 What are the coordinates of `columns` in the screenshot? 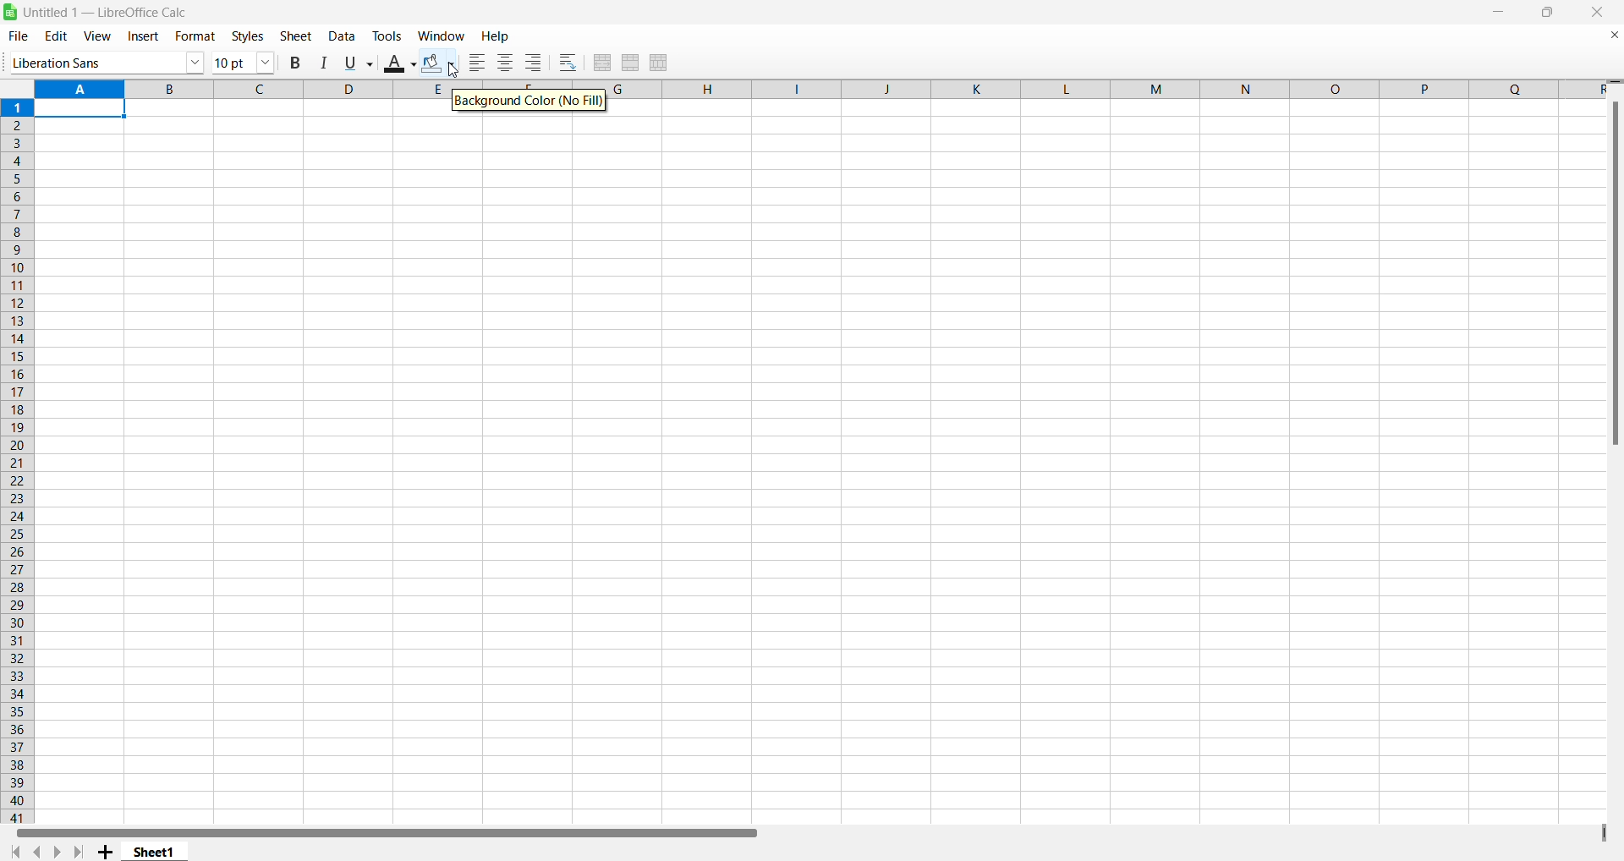 It's located at (1122, 91).